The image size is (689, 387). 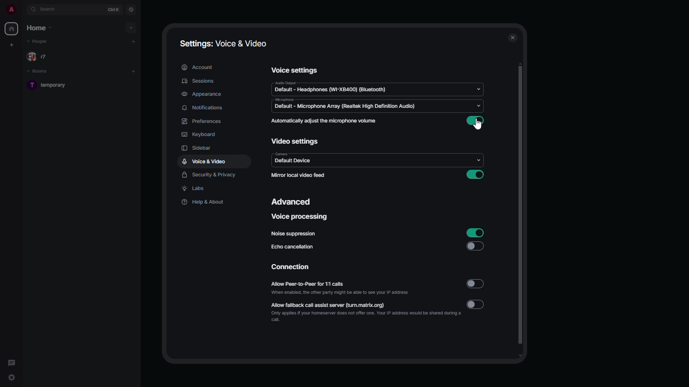 I want to click on navigator, so click(x=130, y=10).